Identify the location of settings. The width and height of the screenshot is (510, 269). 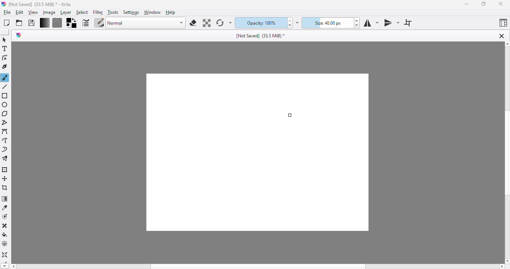
(131, 12).